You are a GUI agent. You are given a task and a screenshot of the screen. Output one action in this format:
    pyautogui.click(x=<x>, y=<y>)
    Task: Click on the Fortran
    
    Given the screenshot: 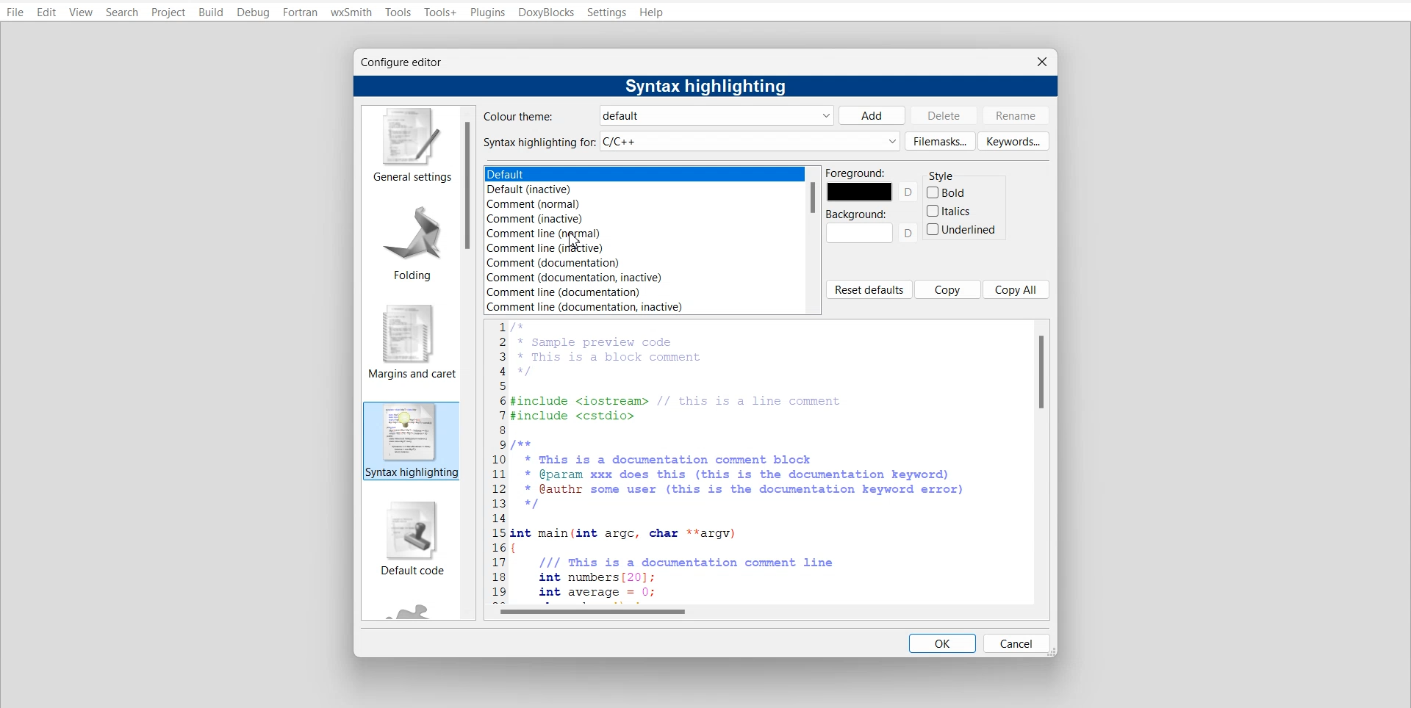 What is the action you would take?
    pyautogui.click(x=299, y=12)
    